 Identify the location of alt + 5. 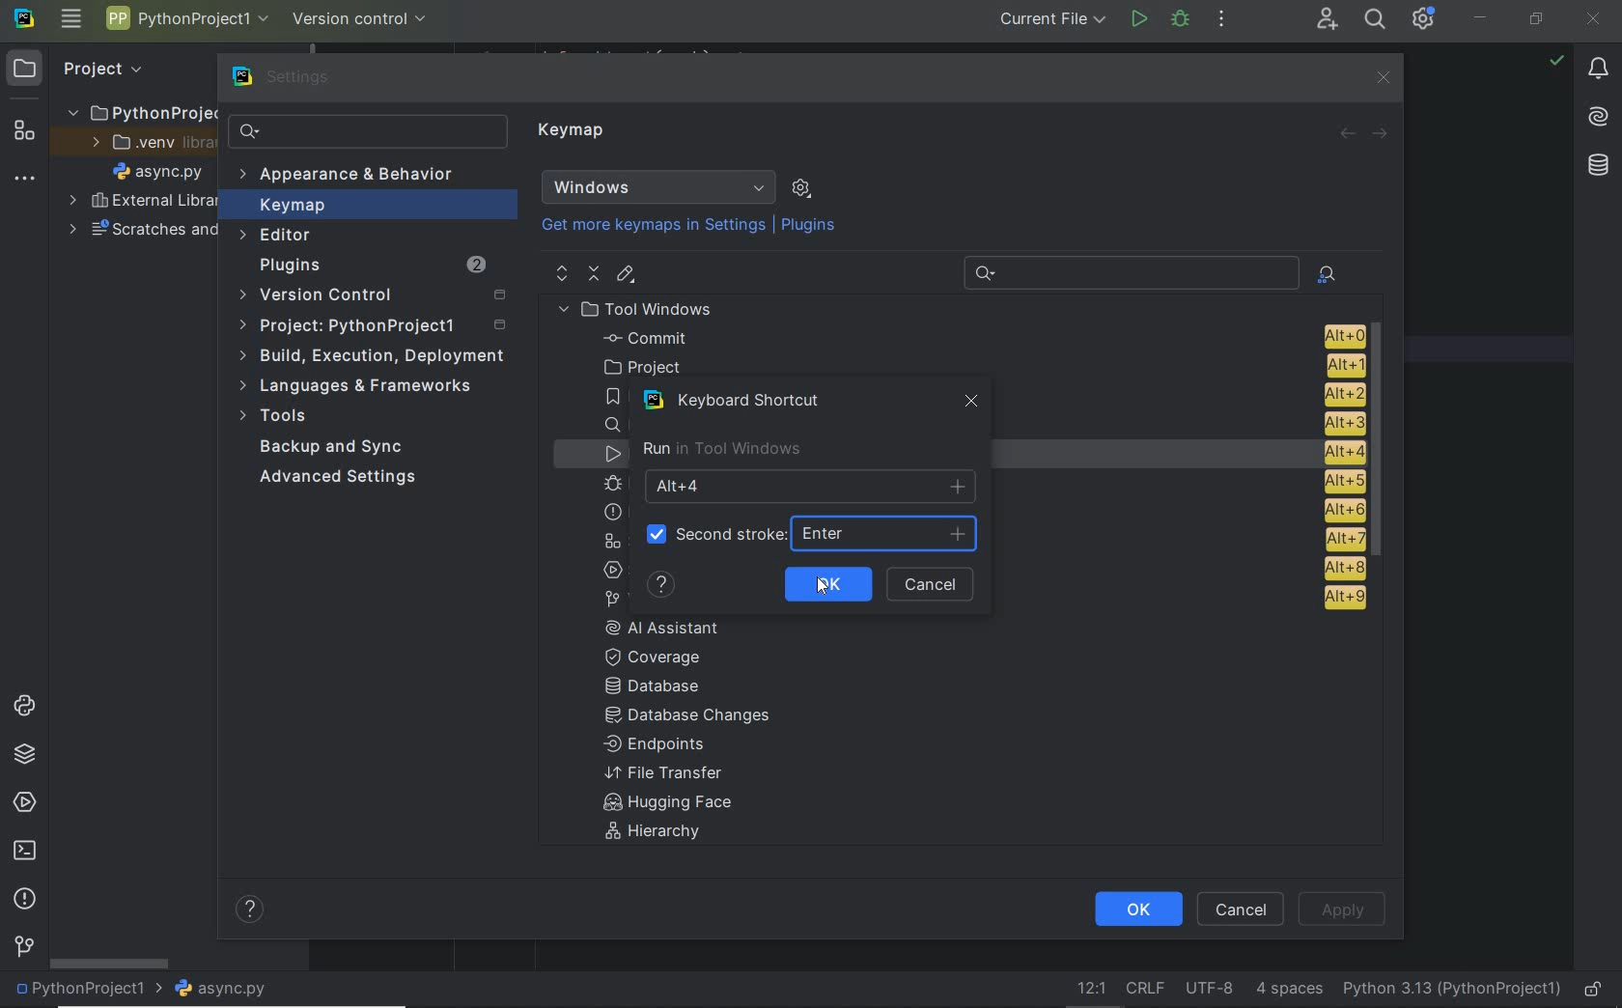
(1341, 482).